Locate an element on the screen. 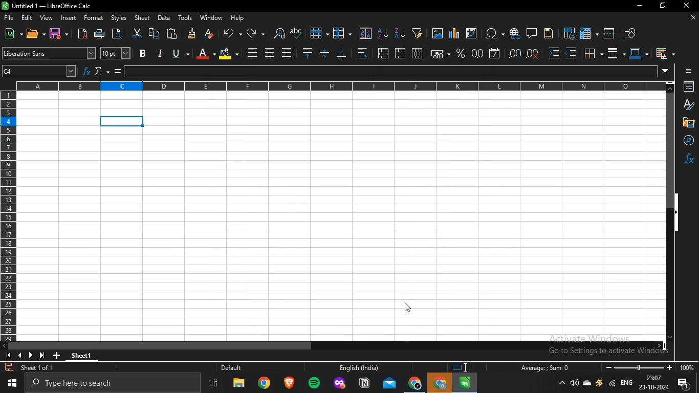 The height and width of the screenshot is (393, 699). define print area is located at coordinates (570, 33).